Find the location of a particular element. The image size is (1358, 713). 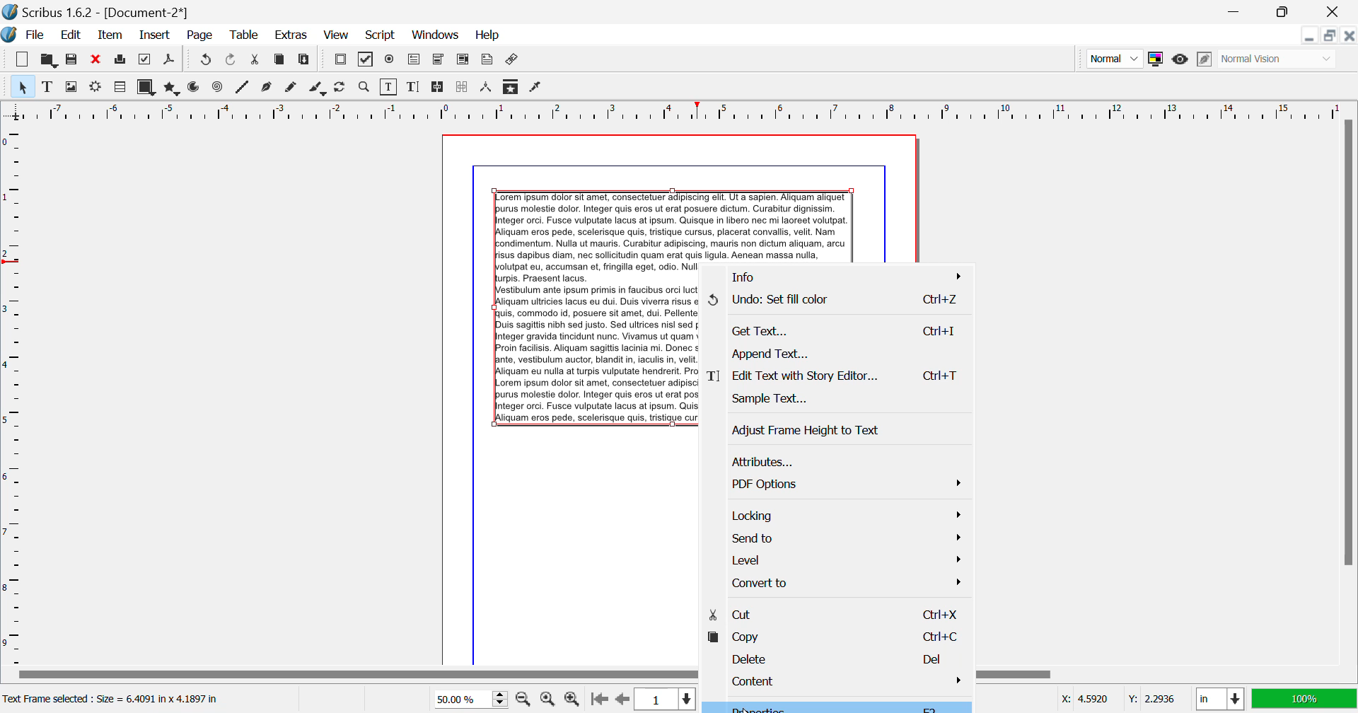

Page 1 of 1 is located at coordinates (662, 699).